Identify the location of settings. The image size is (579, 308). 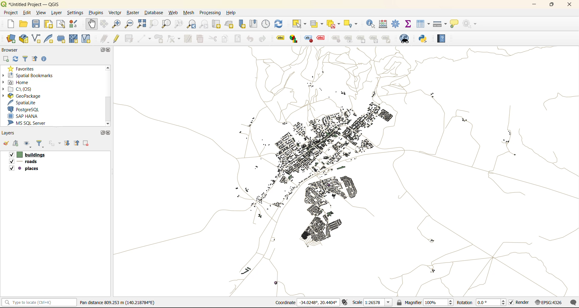
(75, 12).